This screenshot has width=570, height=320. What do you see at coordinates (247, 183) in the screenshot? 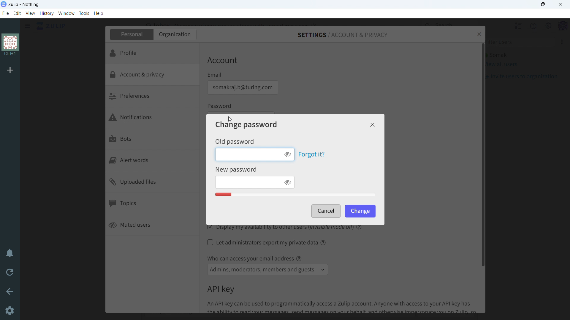
I see `enter new password` at bounding box center [247, 183].